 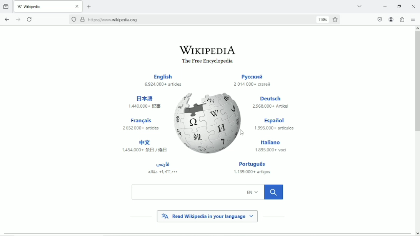 What do you see at coordinates (255, 168) in the screenshot?
I see `Portugués
1.139.000+ artigos` at bounding box center [255, 168].